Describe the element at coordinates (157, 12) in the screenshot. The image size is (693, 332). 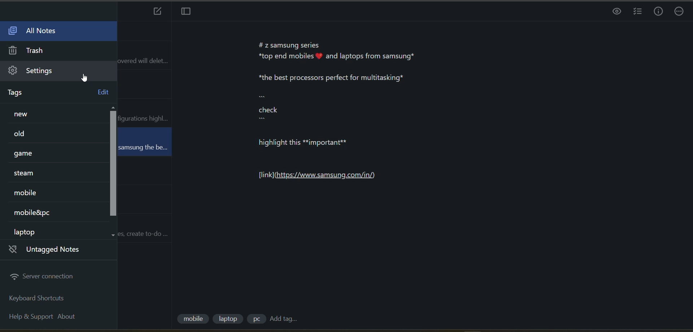
I see `new note` at that location.